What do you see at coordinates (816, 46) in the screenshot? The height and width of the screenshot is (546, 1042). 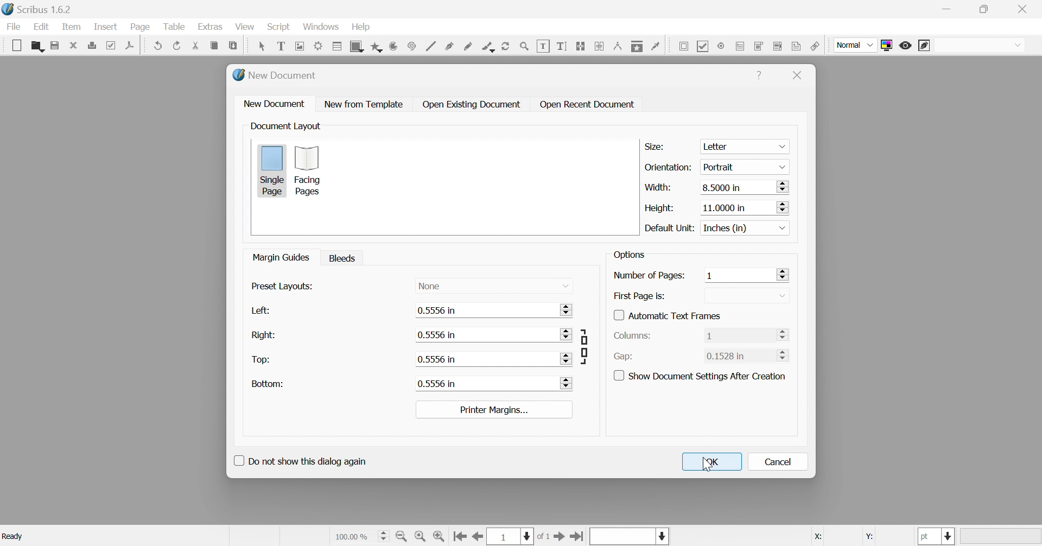 I see `link annotation` at bounding box center [816, 46].